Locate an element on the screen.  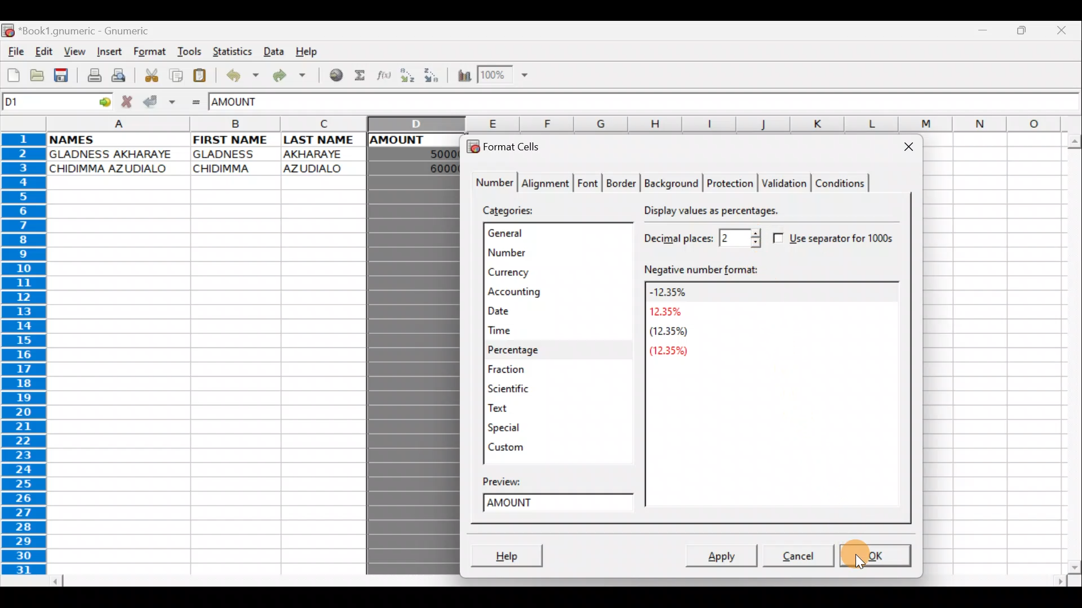
OK is located at coordinates (875, 556).